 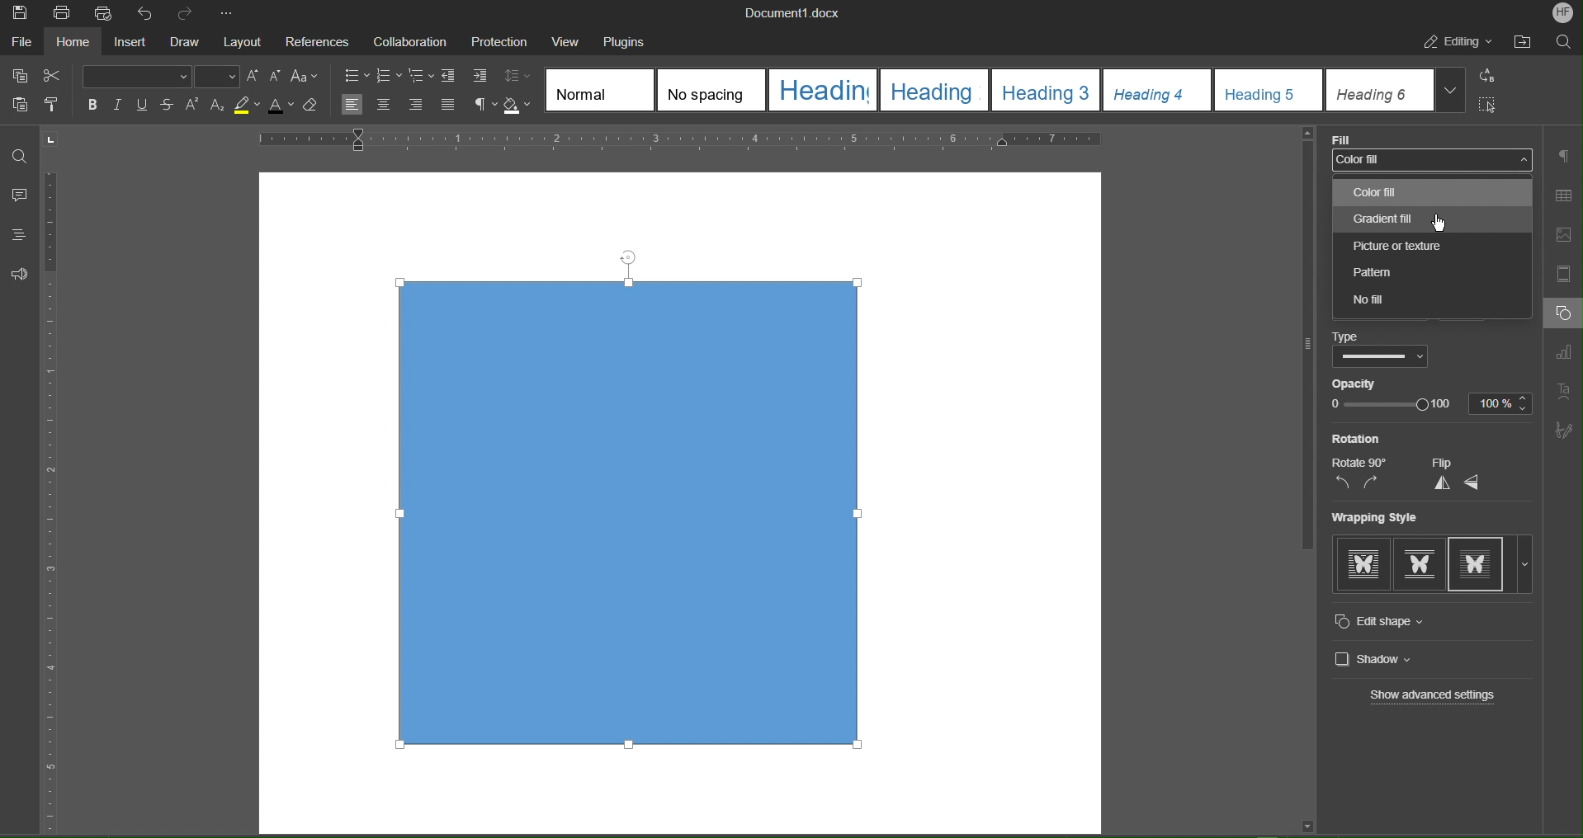 What do you see at coordinates (1269, 90) in the screenshot?
I see `Heading 5` at bounding box center [1269, 90].